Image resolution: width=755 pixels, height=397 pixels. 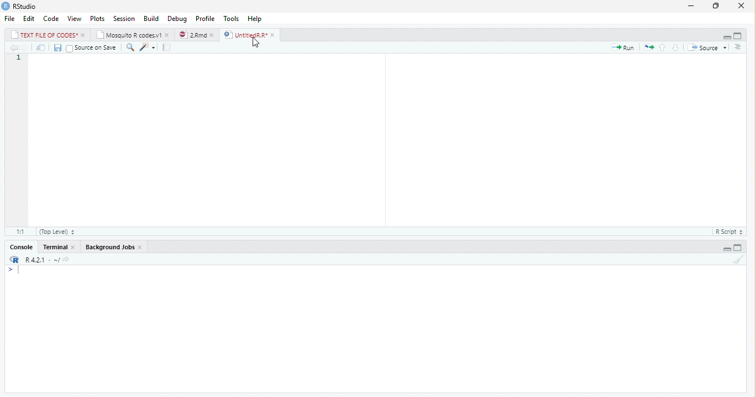 I want to click on Session, so click(x=124, y=18).